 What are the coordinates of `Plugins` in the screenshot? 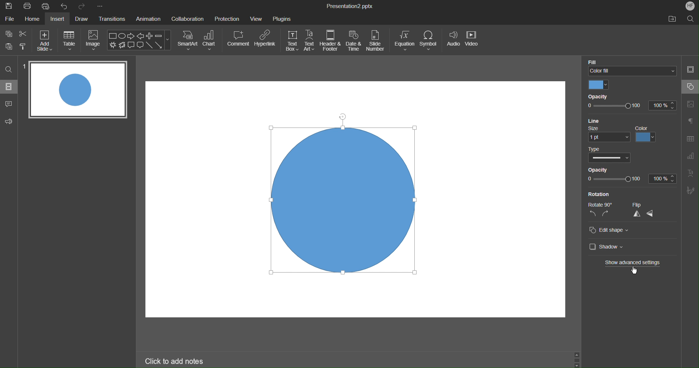 It's located at (282, 17).